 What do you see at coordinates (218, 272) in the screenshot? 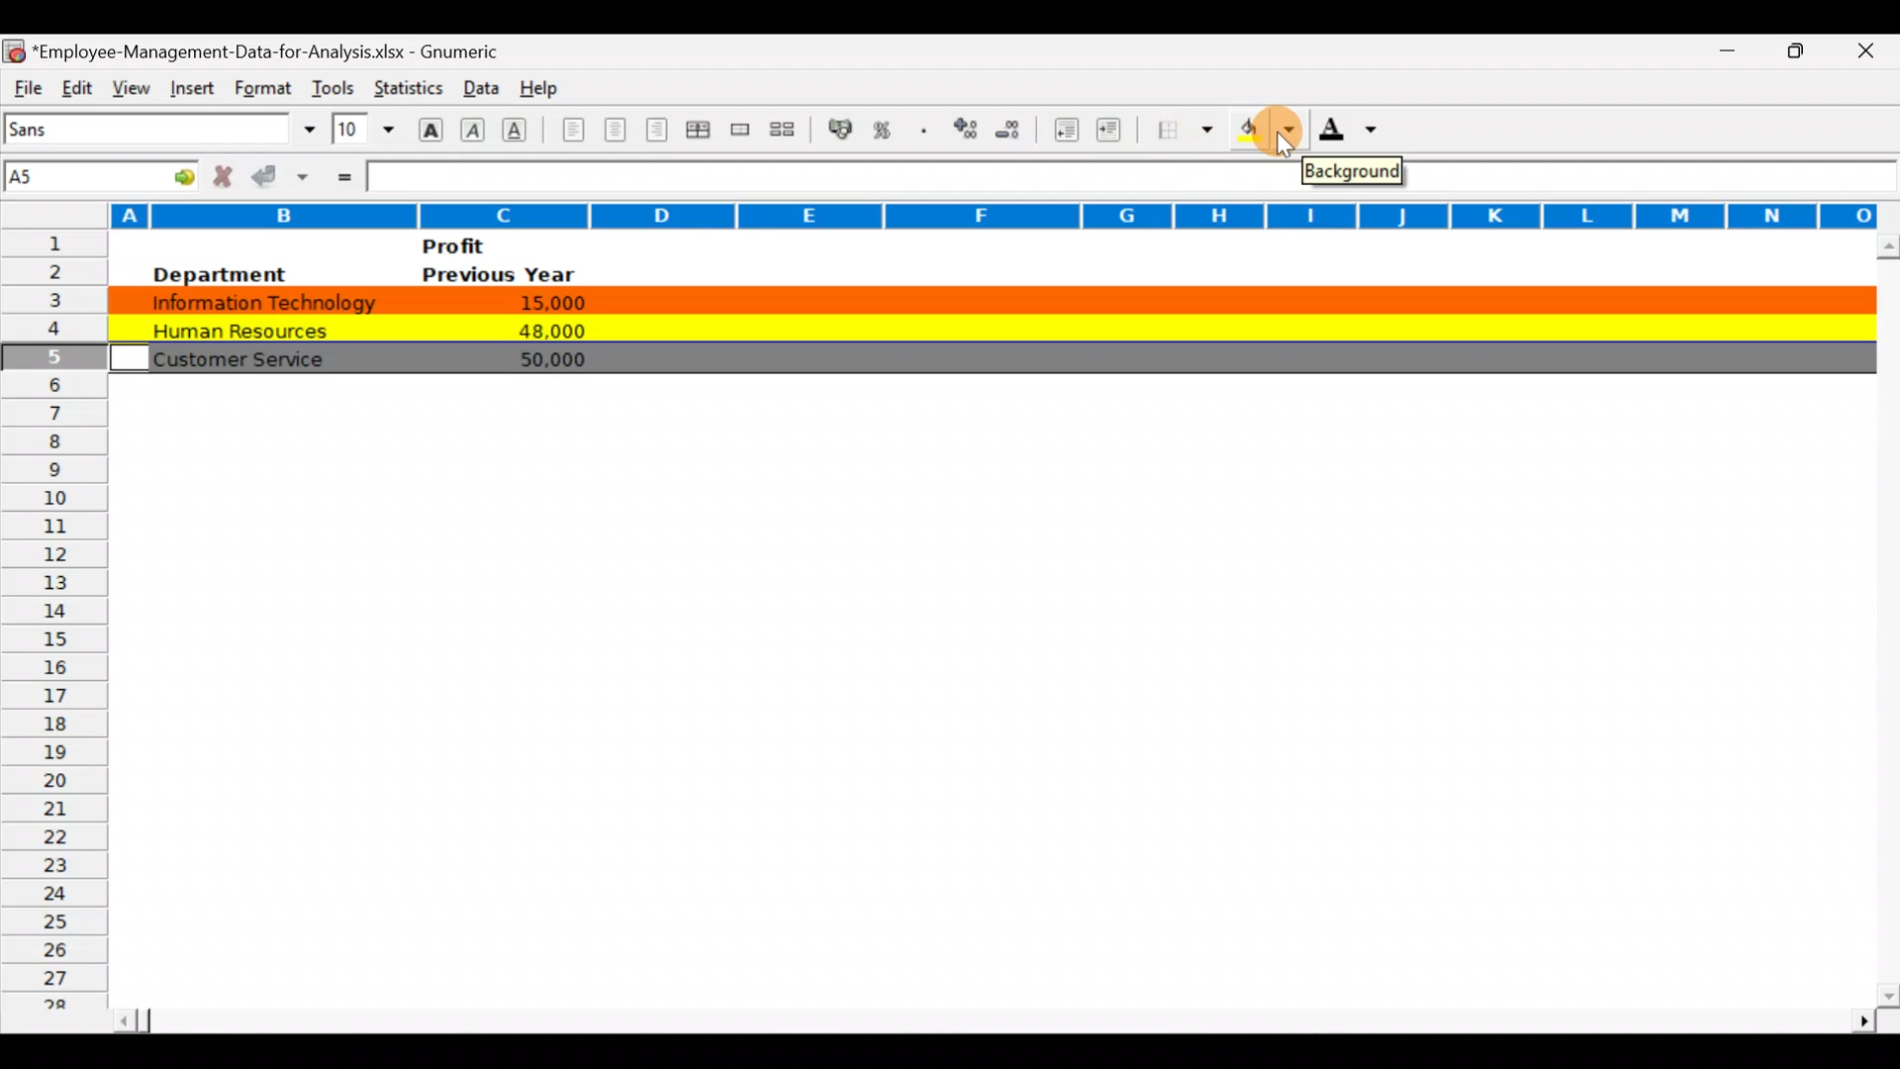
I see `Department` at bounding box center [218, 272].